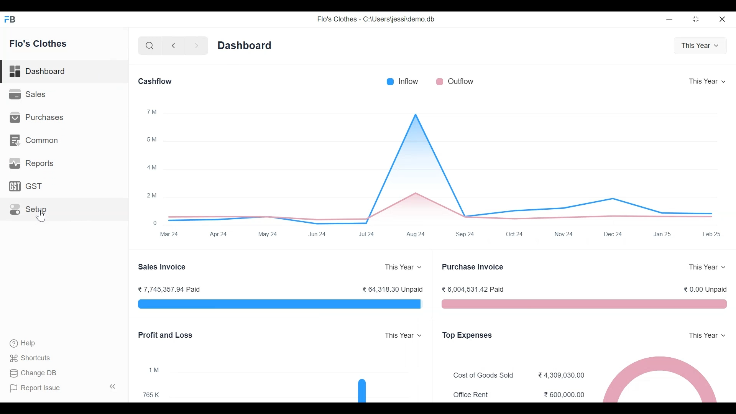 Image resolution: width=736 pixels, height=414 pixels. Describe the element at coordinates (23, 343) in the screenshot. I see `help` at that location.